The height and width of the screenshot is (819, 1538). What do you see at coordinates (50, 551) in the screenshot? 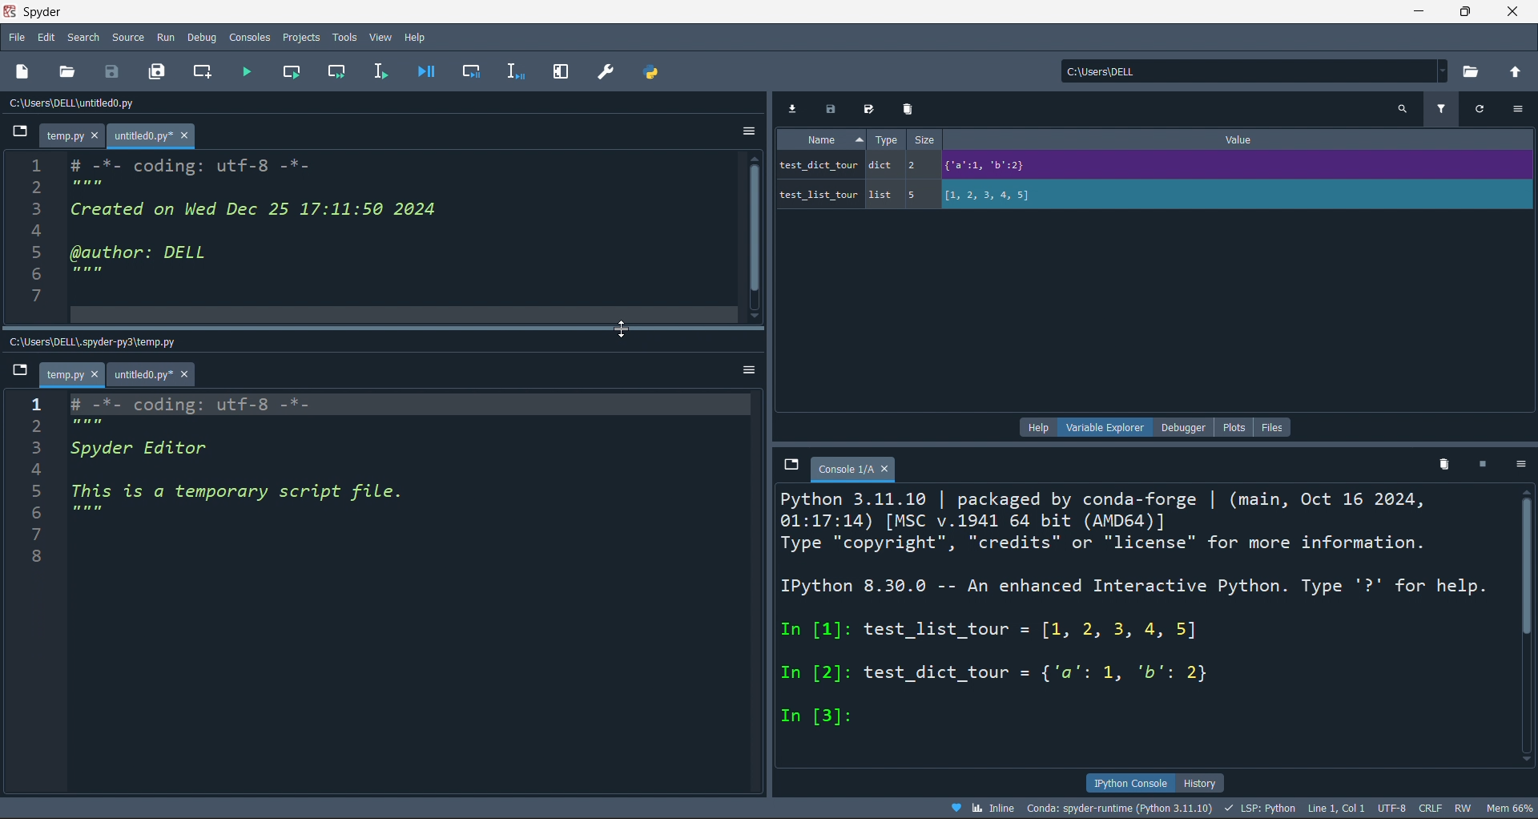
I see `8` at bounding box center [50, 551].